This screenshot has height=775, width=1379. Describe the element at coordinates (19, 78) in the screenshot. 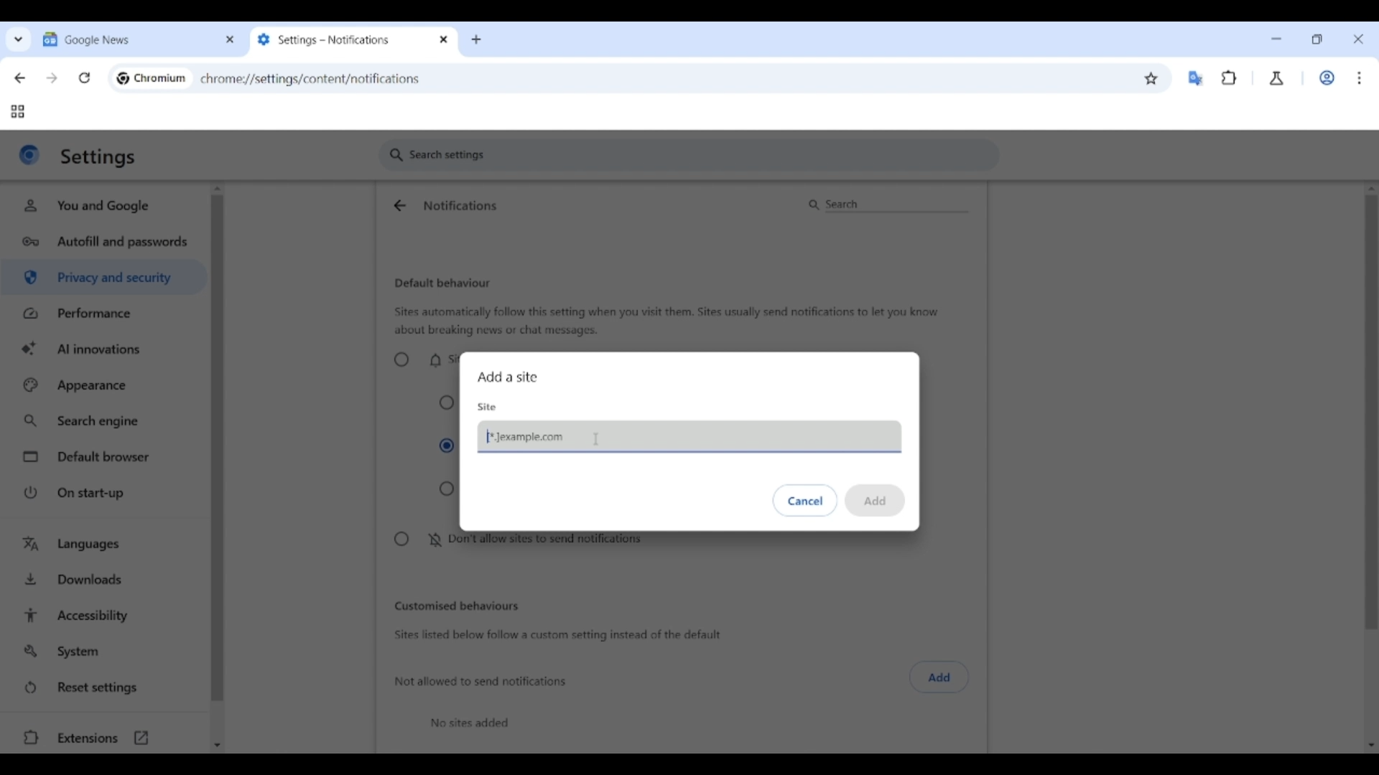

I see `Go back` at that location.